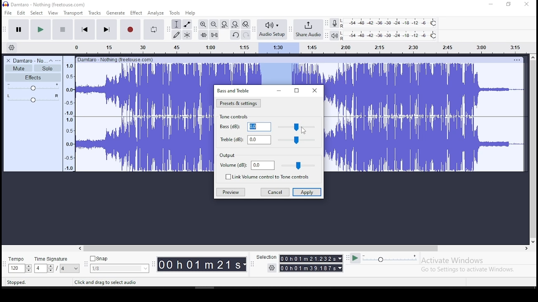 The image size is (538, 302). Describe the element at coordinates (106, 29) in the screenshot. I see `skip to start` at that location.